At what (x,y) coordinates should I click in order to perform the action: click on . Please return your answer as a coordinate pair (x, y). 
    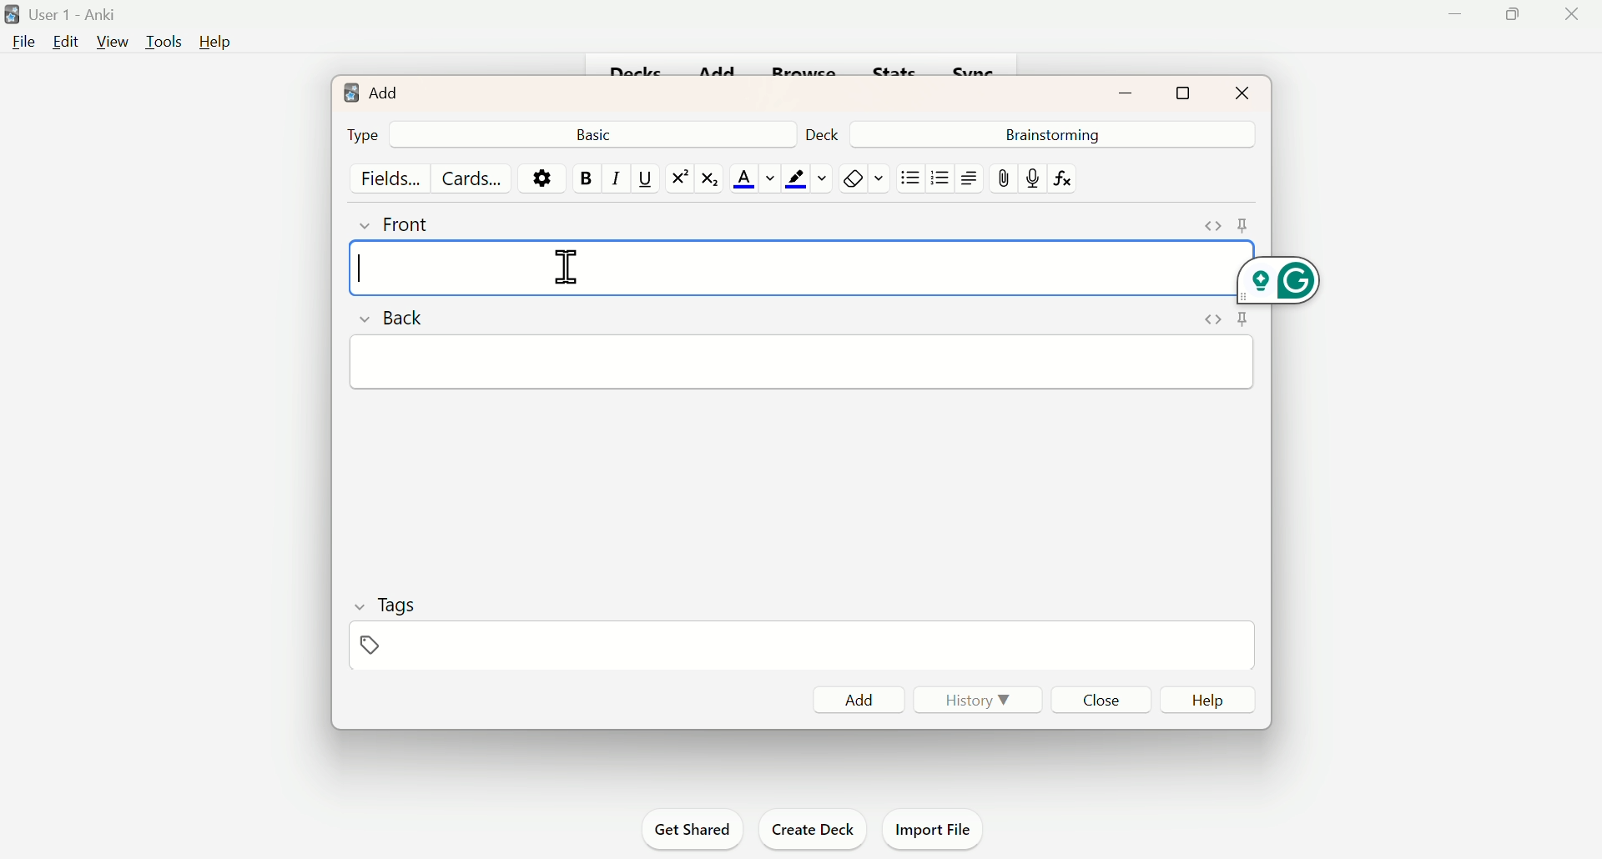
    Looking at the image, I should click on (680, 177).